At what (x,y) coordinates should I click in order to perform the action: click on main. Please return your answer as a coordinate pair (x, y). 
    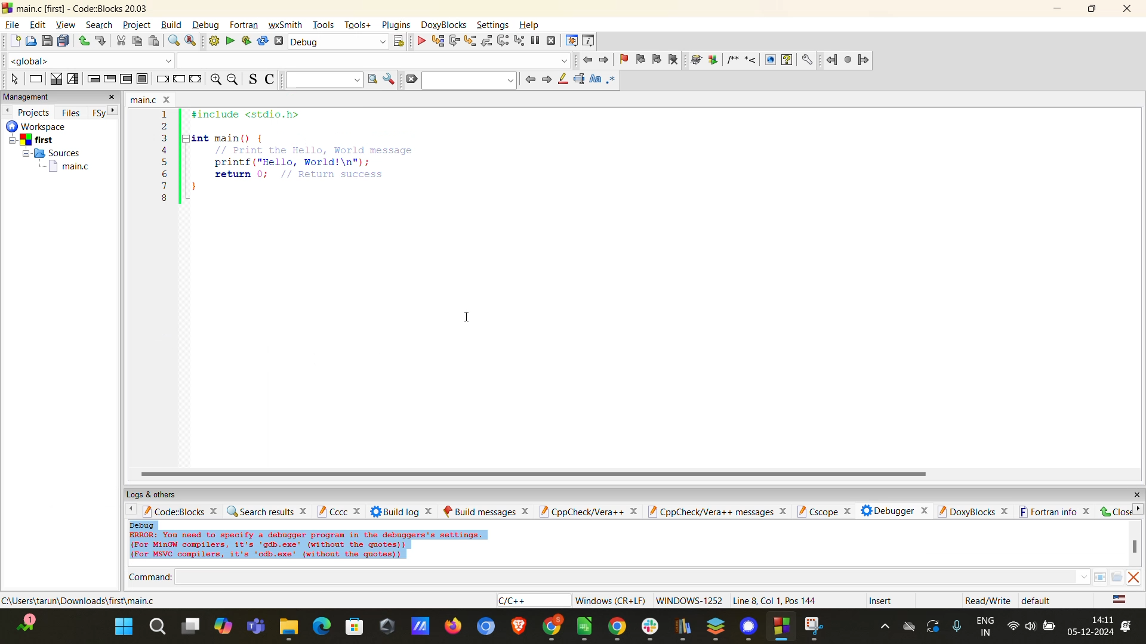
    Looking at the image, I should click on (74, 168).